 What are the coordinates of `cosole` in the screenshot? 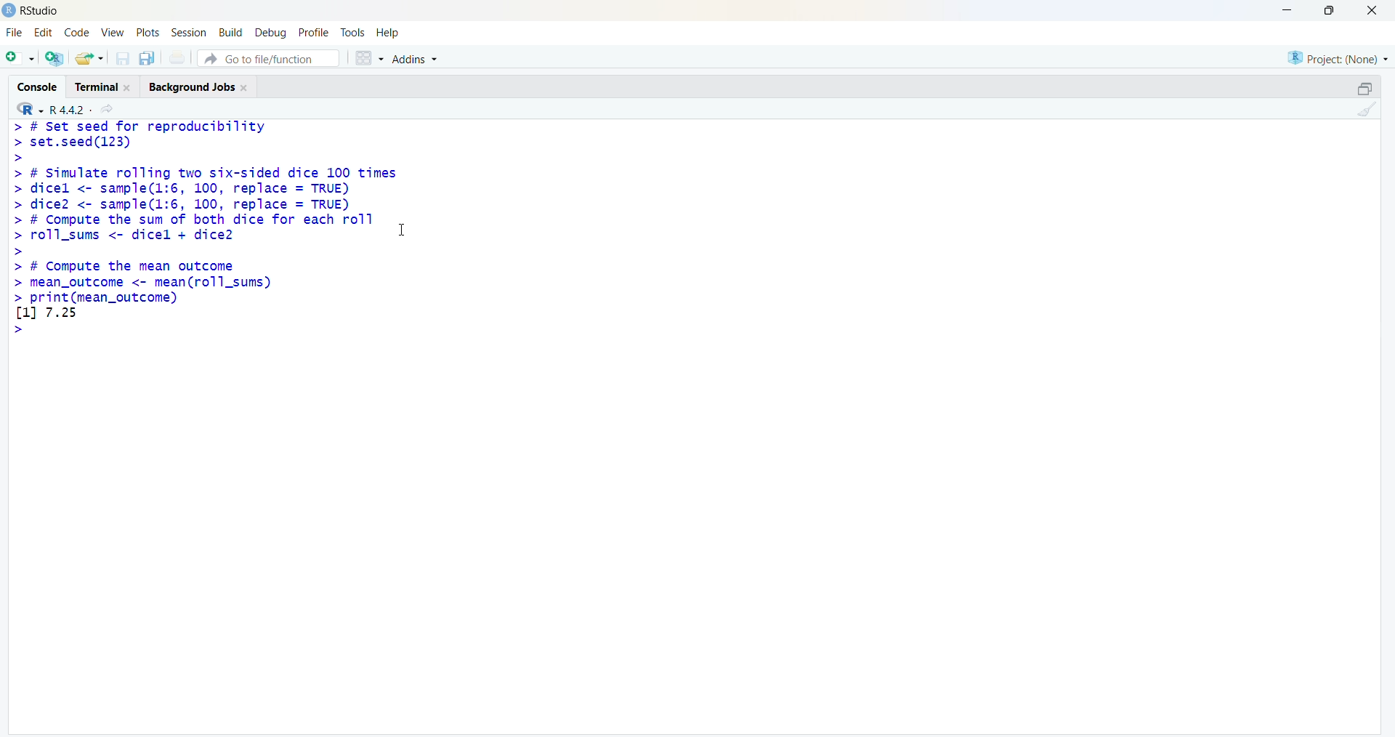 It's located at (37, 87).